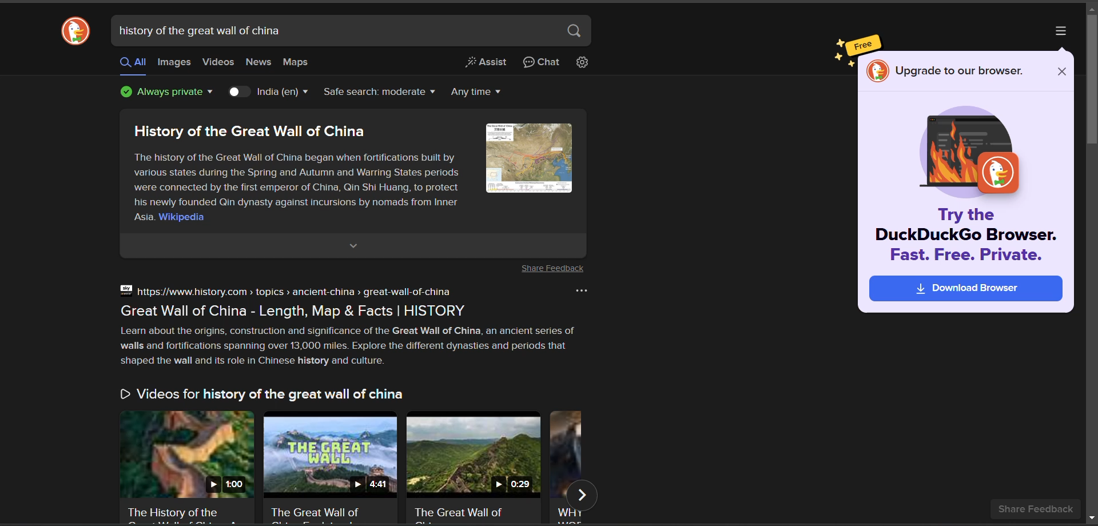  I want to click on images, so click(174, 64).